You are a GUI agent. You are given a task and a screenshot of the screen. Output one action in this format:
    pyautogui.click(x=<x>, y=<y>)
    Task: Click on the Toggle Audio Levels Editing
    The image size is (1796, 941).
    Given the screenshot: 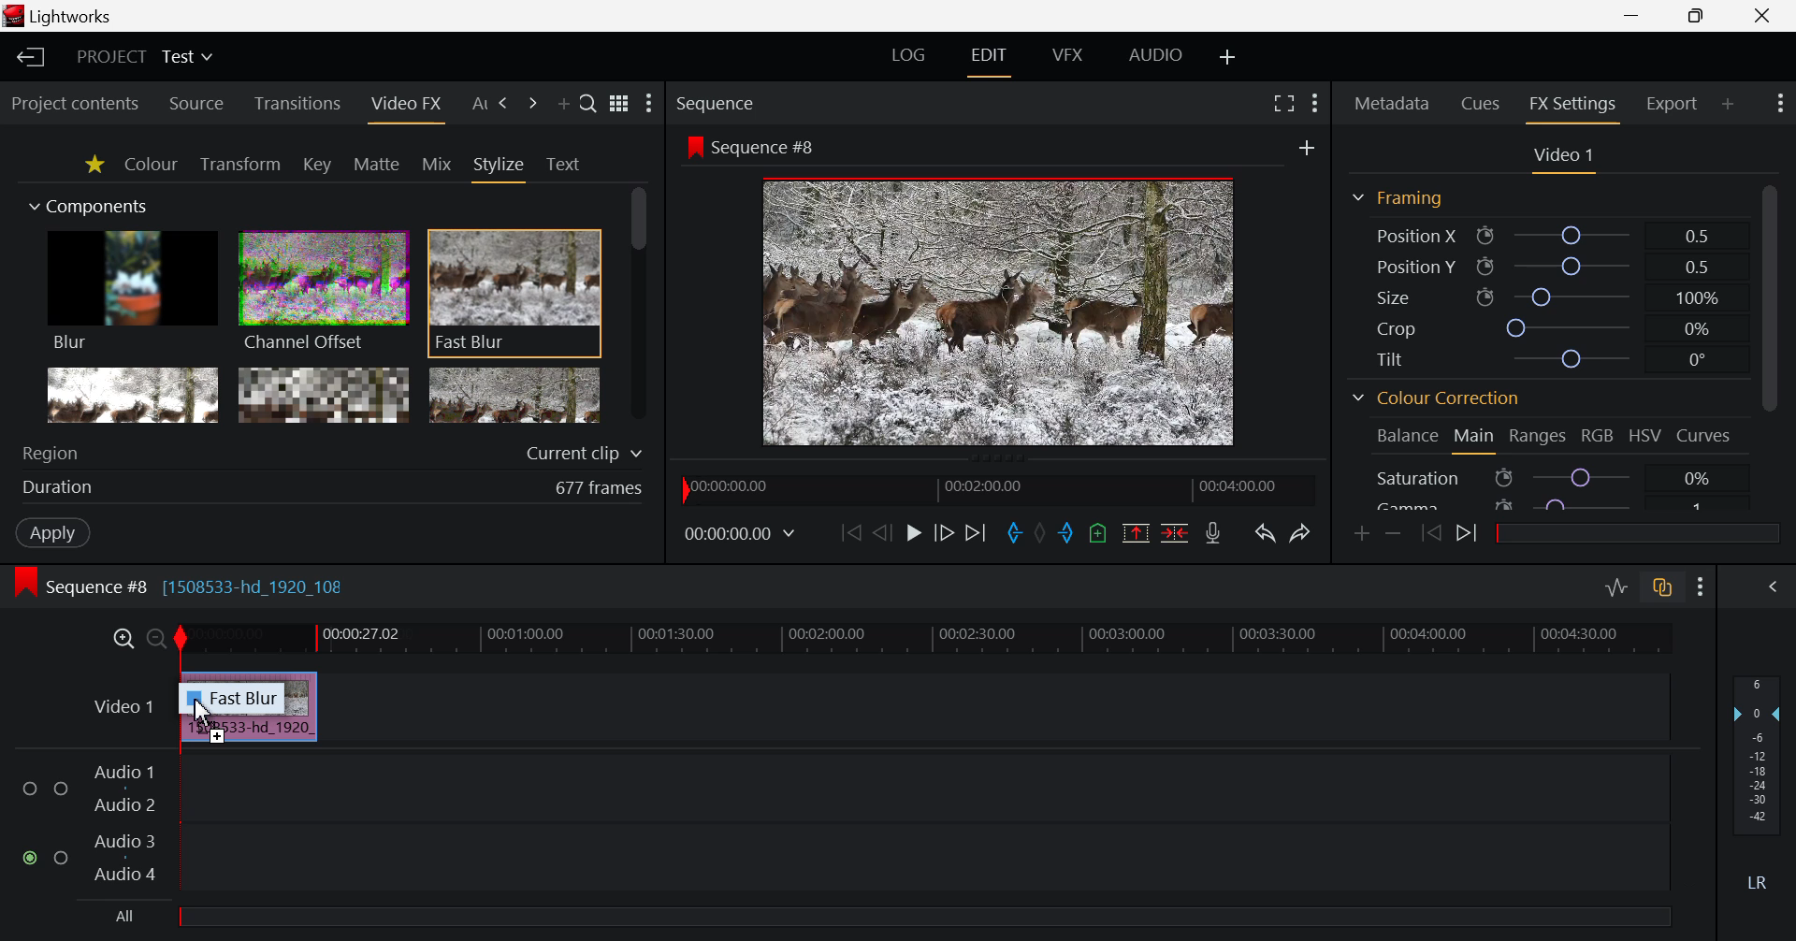 What is the action you would take?
    pyautogui.click(x=1617, y=587)
    